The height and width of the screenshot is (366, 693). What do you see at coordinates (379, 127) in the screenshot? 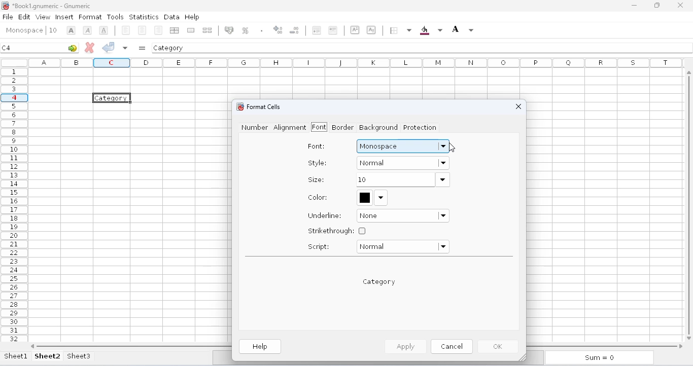
I see `background` at bounding box center [379, 127].